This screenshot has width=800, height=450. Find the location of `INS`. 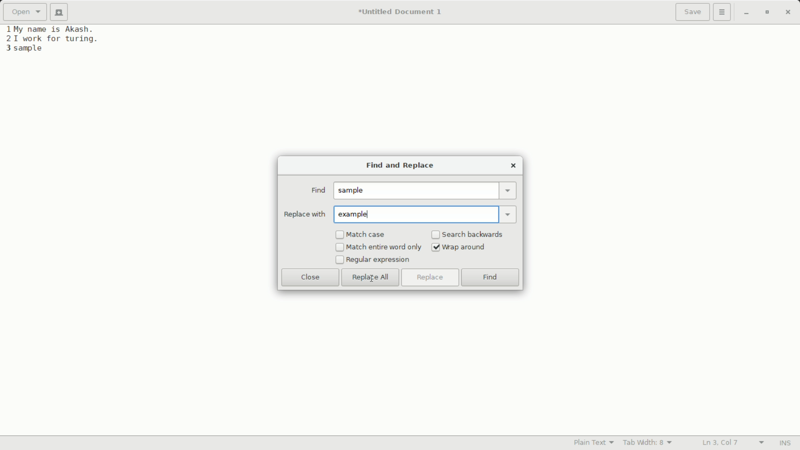

INS is located at coordinates (785, 443).